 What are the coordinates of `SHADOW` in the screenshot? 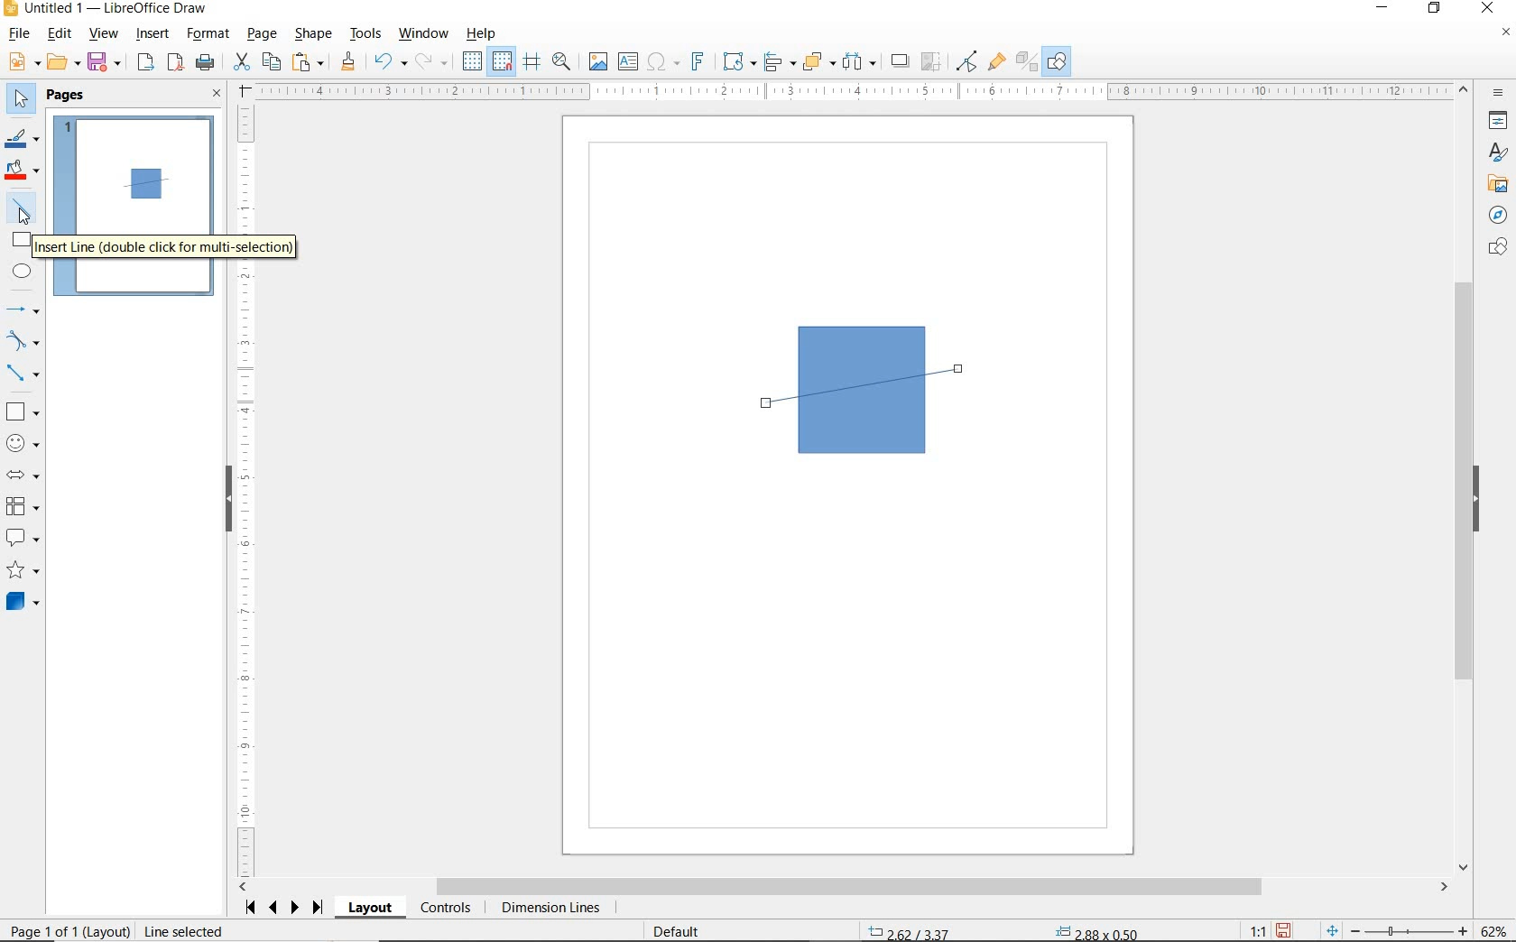 It's located at (901, 61).